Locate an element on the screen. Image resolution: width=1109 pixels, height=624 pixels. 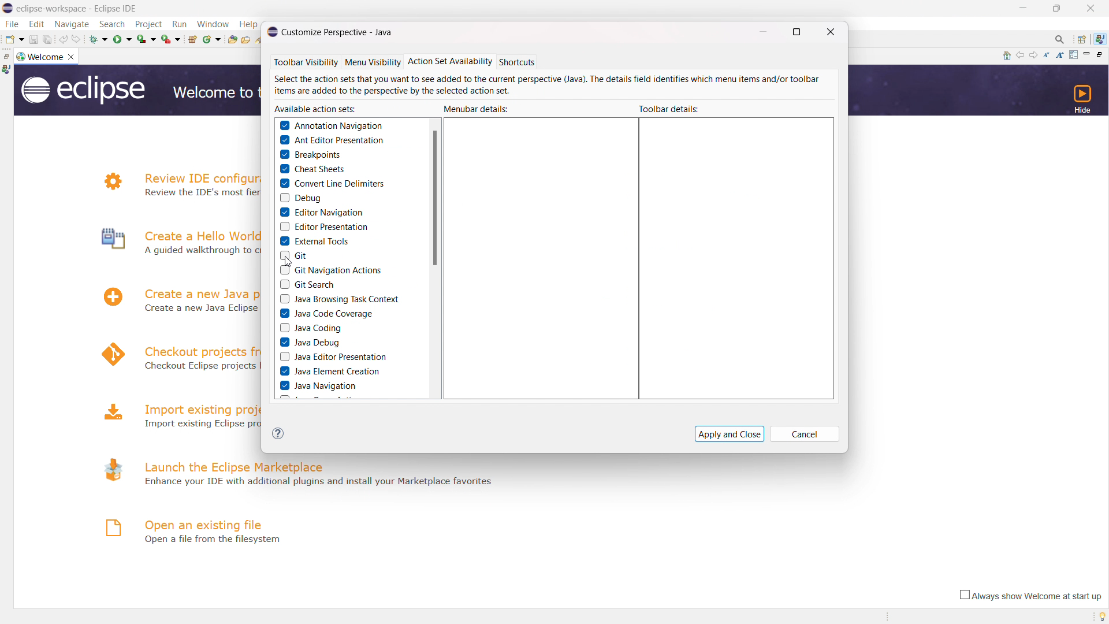
logo is located at coordinates (82, 90).